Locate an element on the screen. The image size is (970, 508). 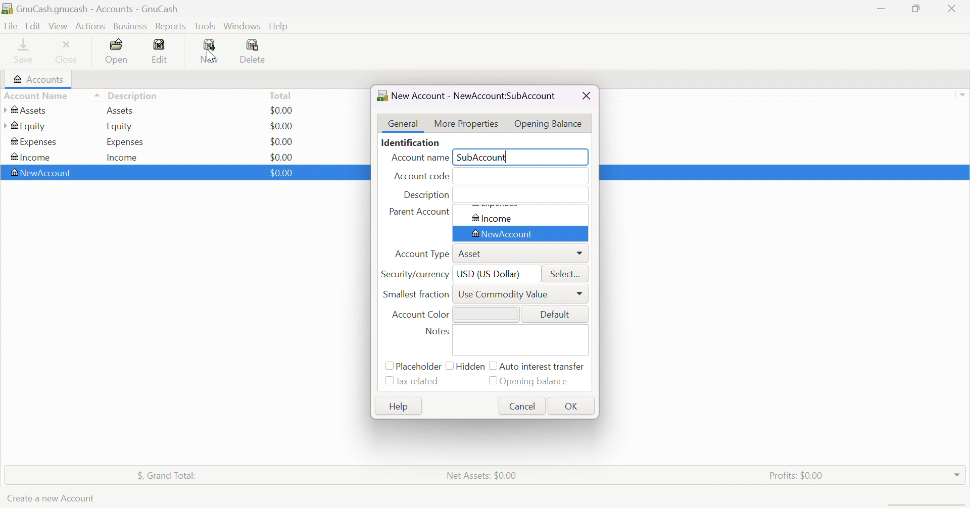
Account name is located at coordinates (51, 95).